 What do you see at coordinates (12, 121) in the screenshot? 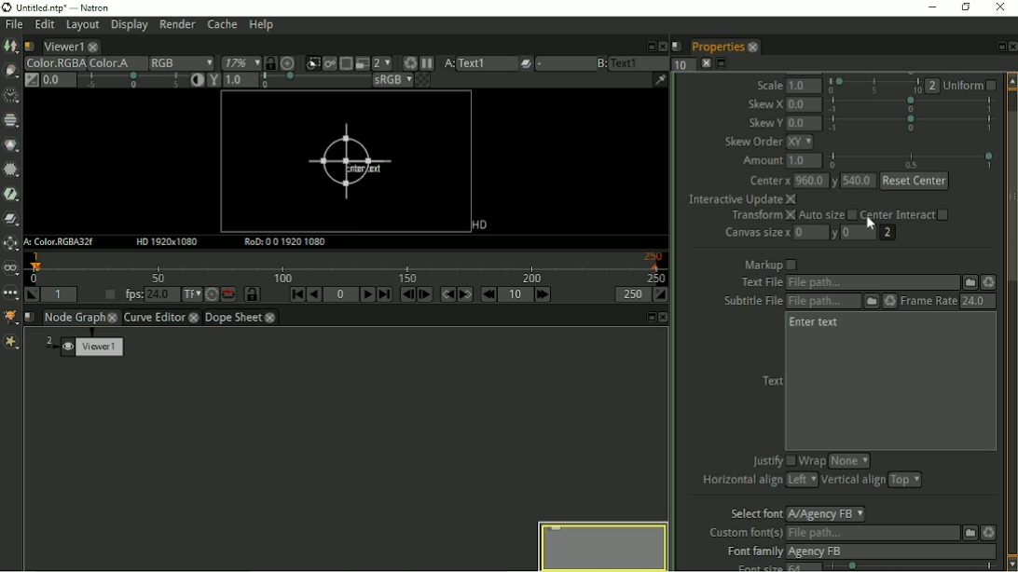
I see `` at bounding box center [12, 121].